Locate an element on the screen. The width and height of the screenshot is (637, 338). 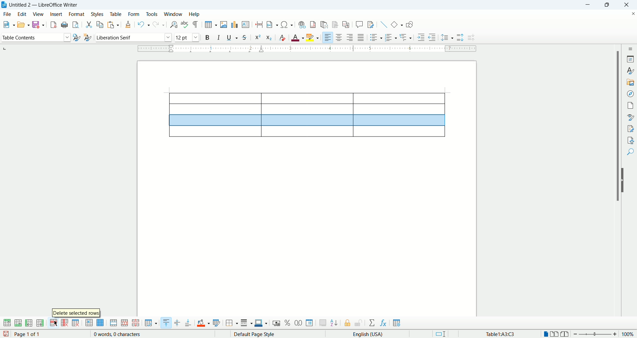
save is located at coordinates (39, 25).